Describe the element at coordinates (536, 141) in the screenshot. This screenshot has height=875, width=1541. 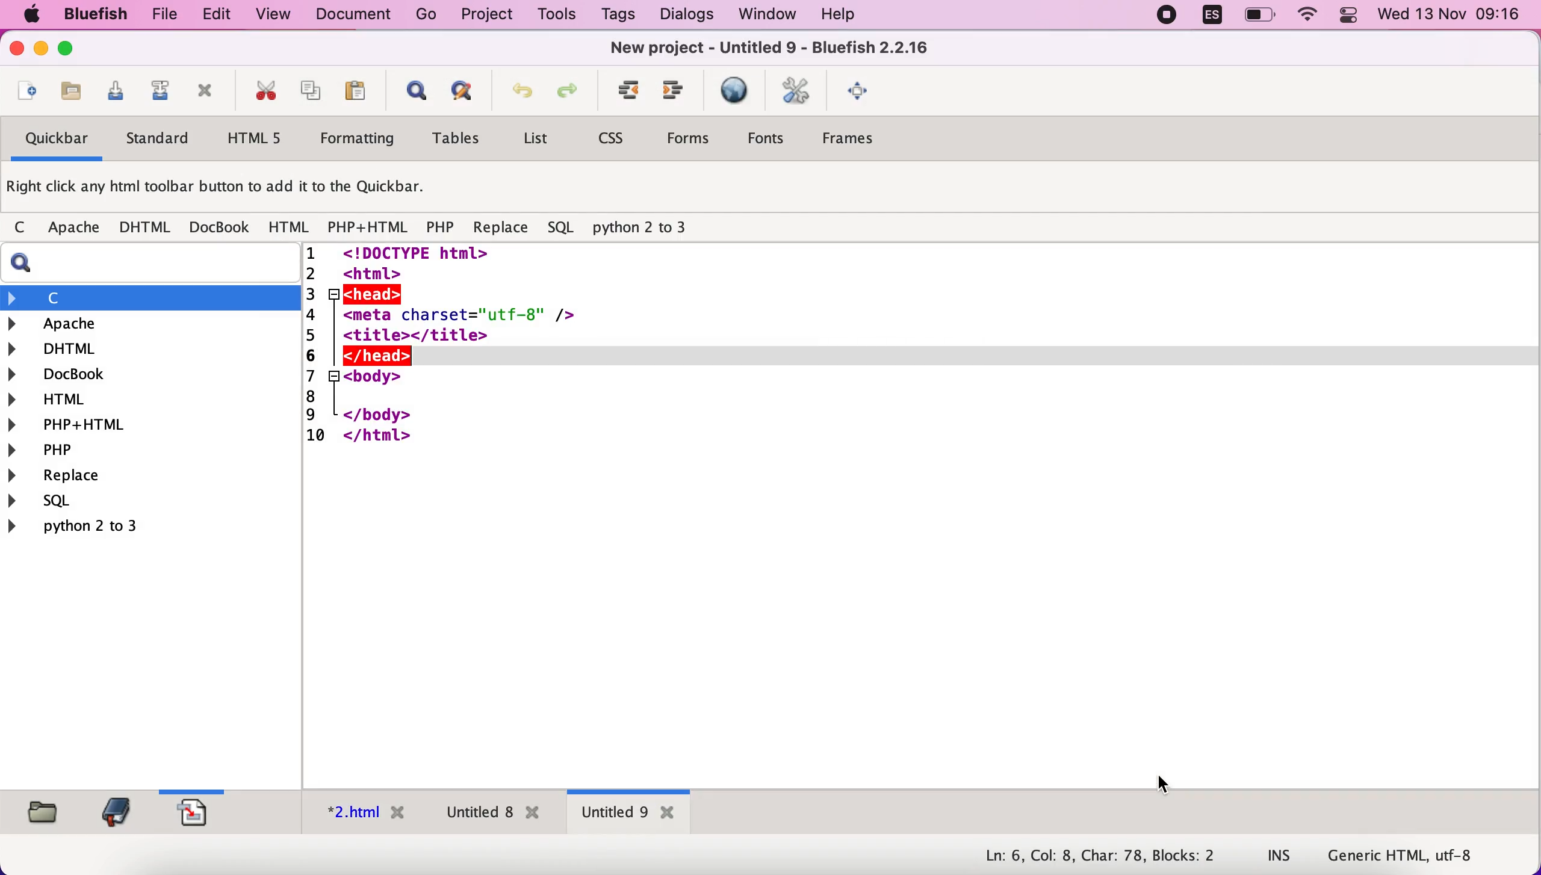
I see `list` at that location.